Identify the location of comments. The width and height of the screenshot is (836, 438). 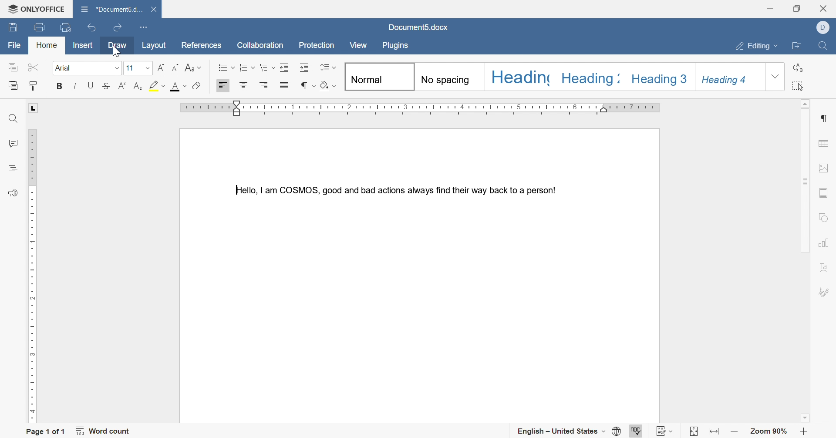
(12, 144).